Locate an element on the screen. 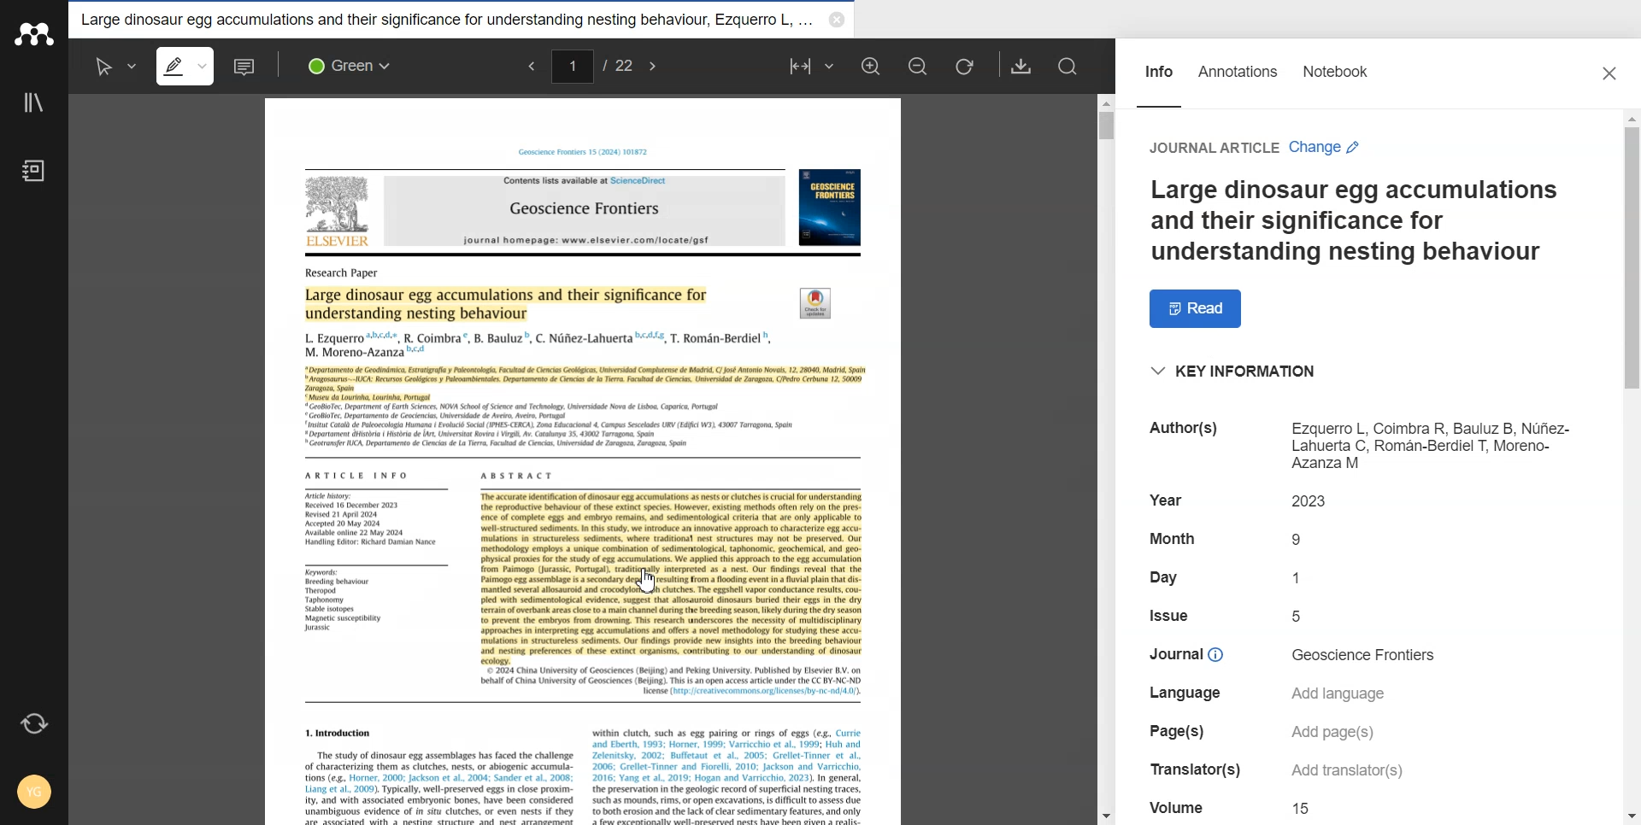 Image resolution: width=1641 pixels, height=825 pixels. text is located at coordinates (1177, 730).